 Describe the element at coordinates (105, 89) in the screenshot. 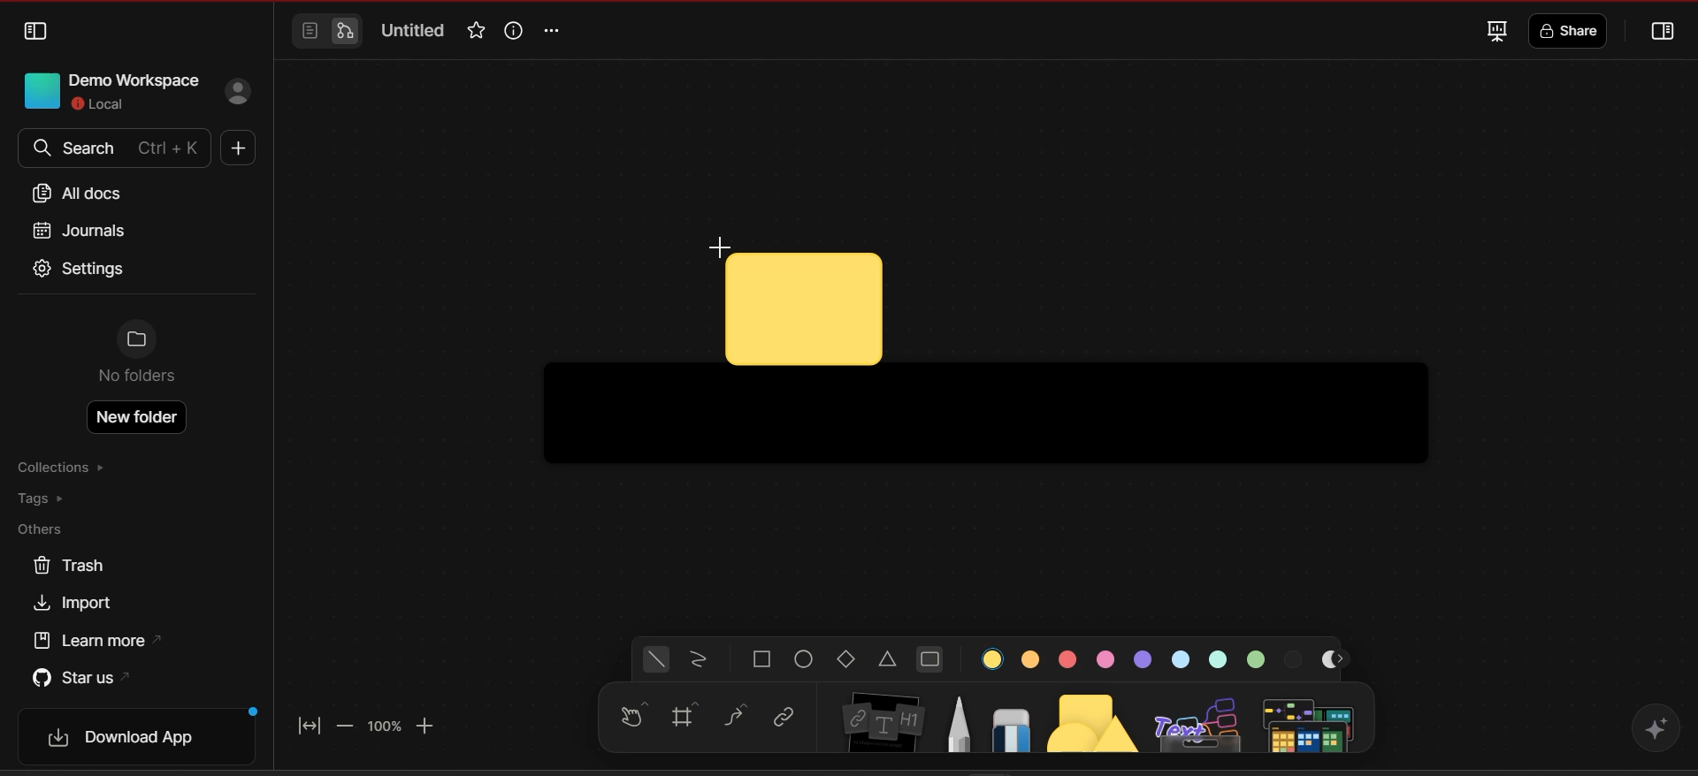

I see `Demo workspace local` at that location.